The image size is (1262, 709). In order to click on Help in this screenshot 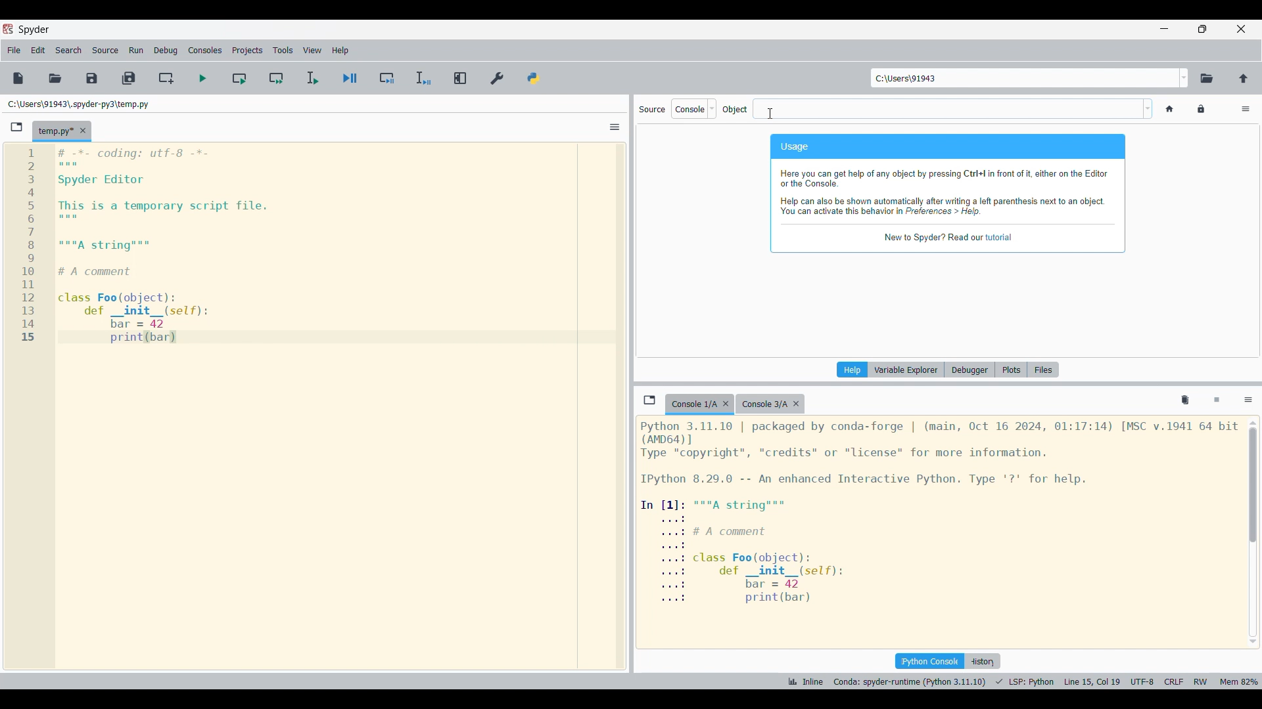, I will do `click(850, 370)`.